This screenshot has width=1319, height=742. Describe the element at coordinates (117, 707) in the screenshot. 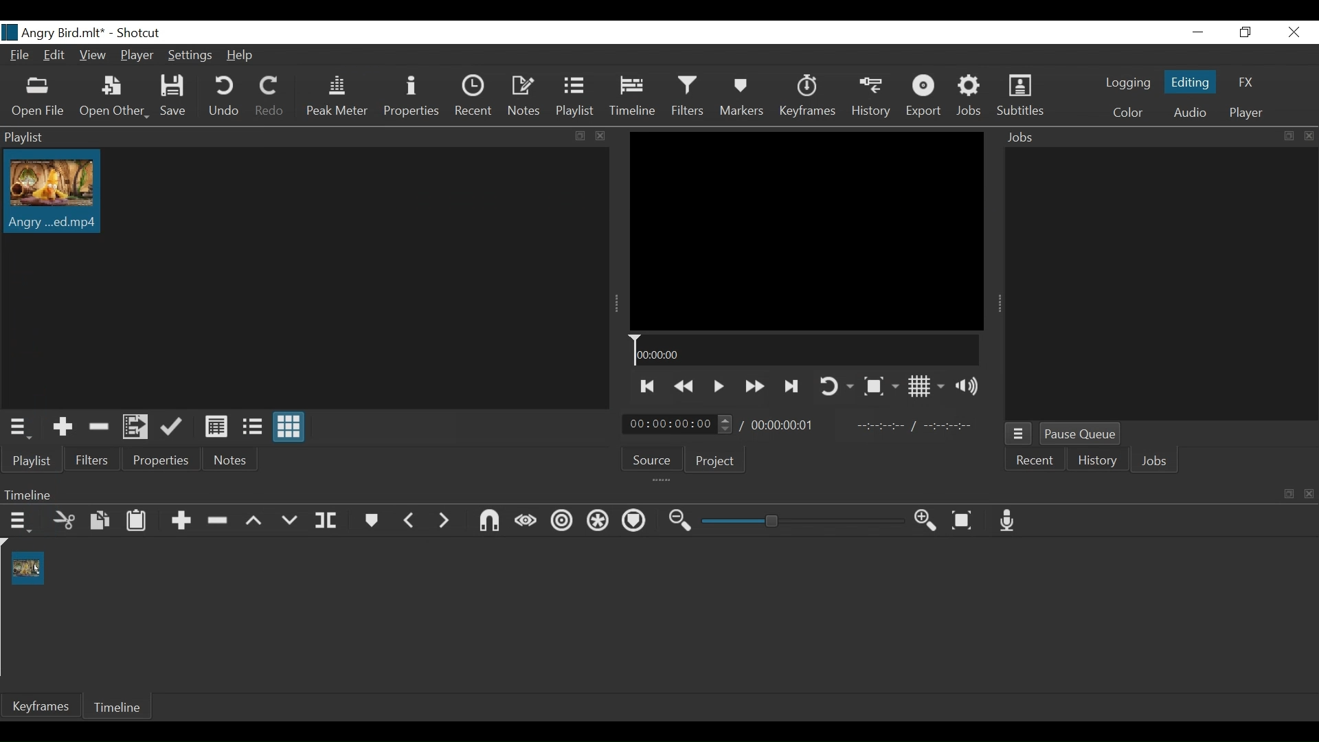

I see `Timeline` at that location.